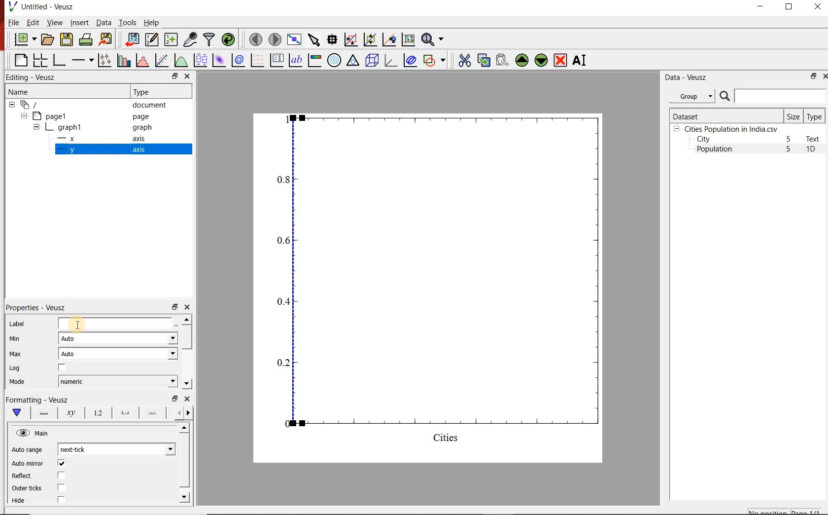 Image resolution: width=828 pixels, height=515 pixels. What do you see at coordinates (15, 354) in the screenshot?
I see `Max` at bounding box center [15, 354].